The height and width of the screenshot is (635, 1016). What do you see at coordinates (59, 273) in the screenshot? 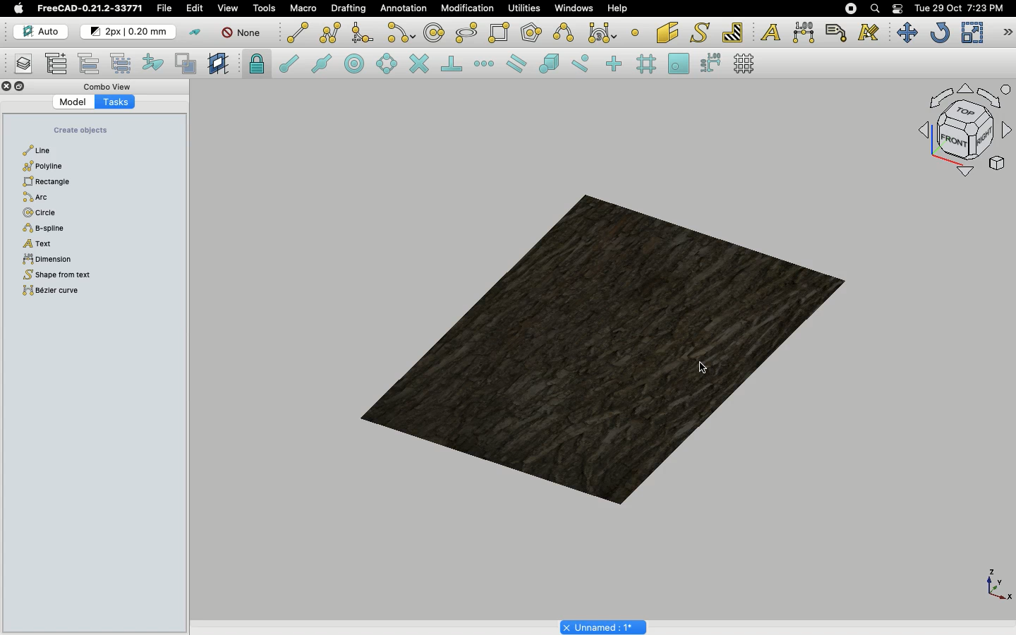
I see `Shape from text` at bounding box center [59, 273].